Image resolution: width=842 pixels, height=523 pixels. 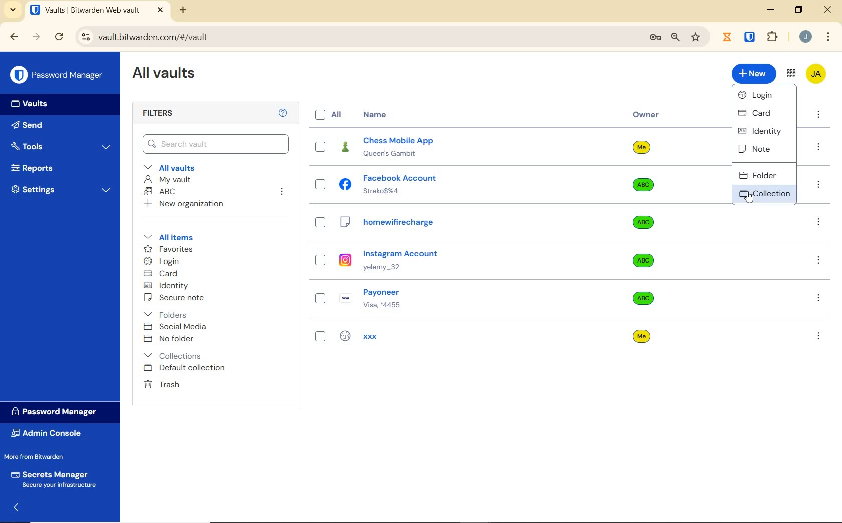 What do you see at coordinates (37, 38) in the screenshot?
I see `forward` at bounding box center [37, 38].